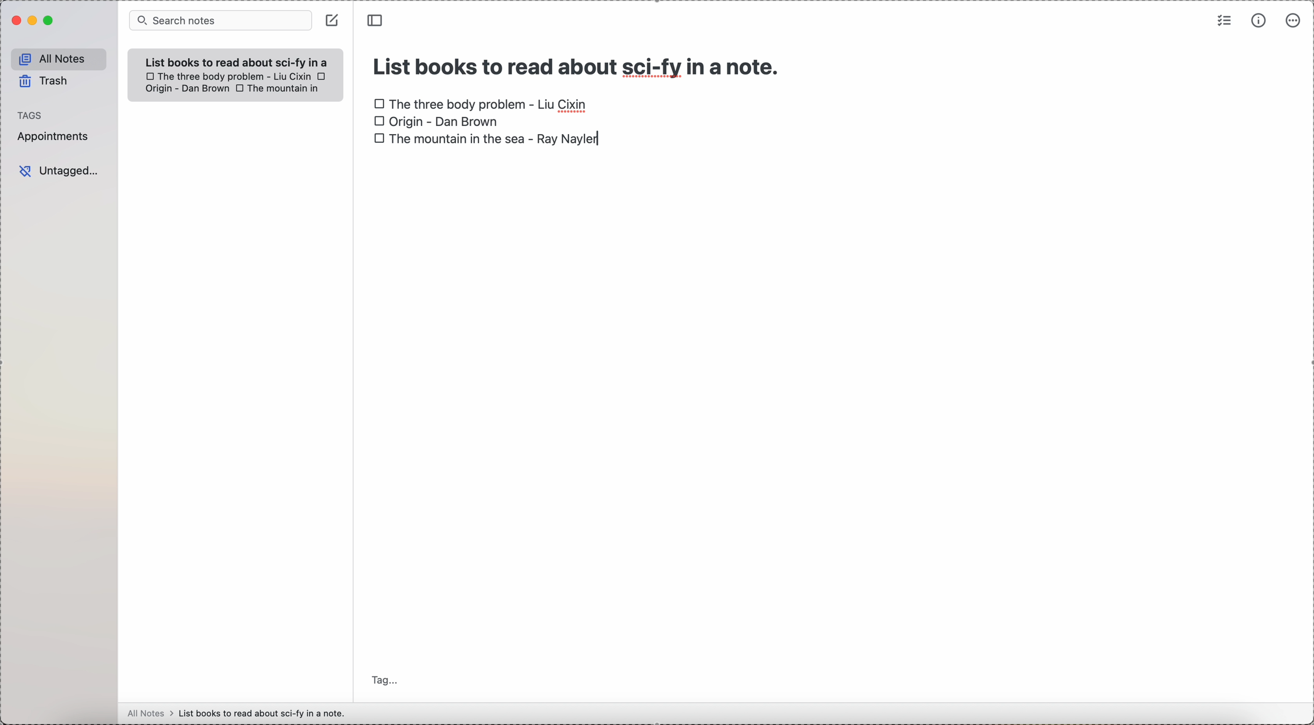 The width and height of the screenshot is (1314, 725). I want to click on List books to read about sci-fy in a note., so click(237, 62).